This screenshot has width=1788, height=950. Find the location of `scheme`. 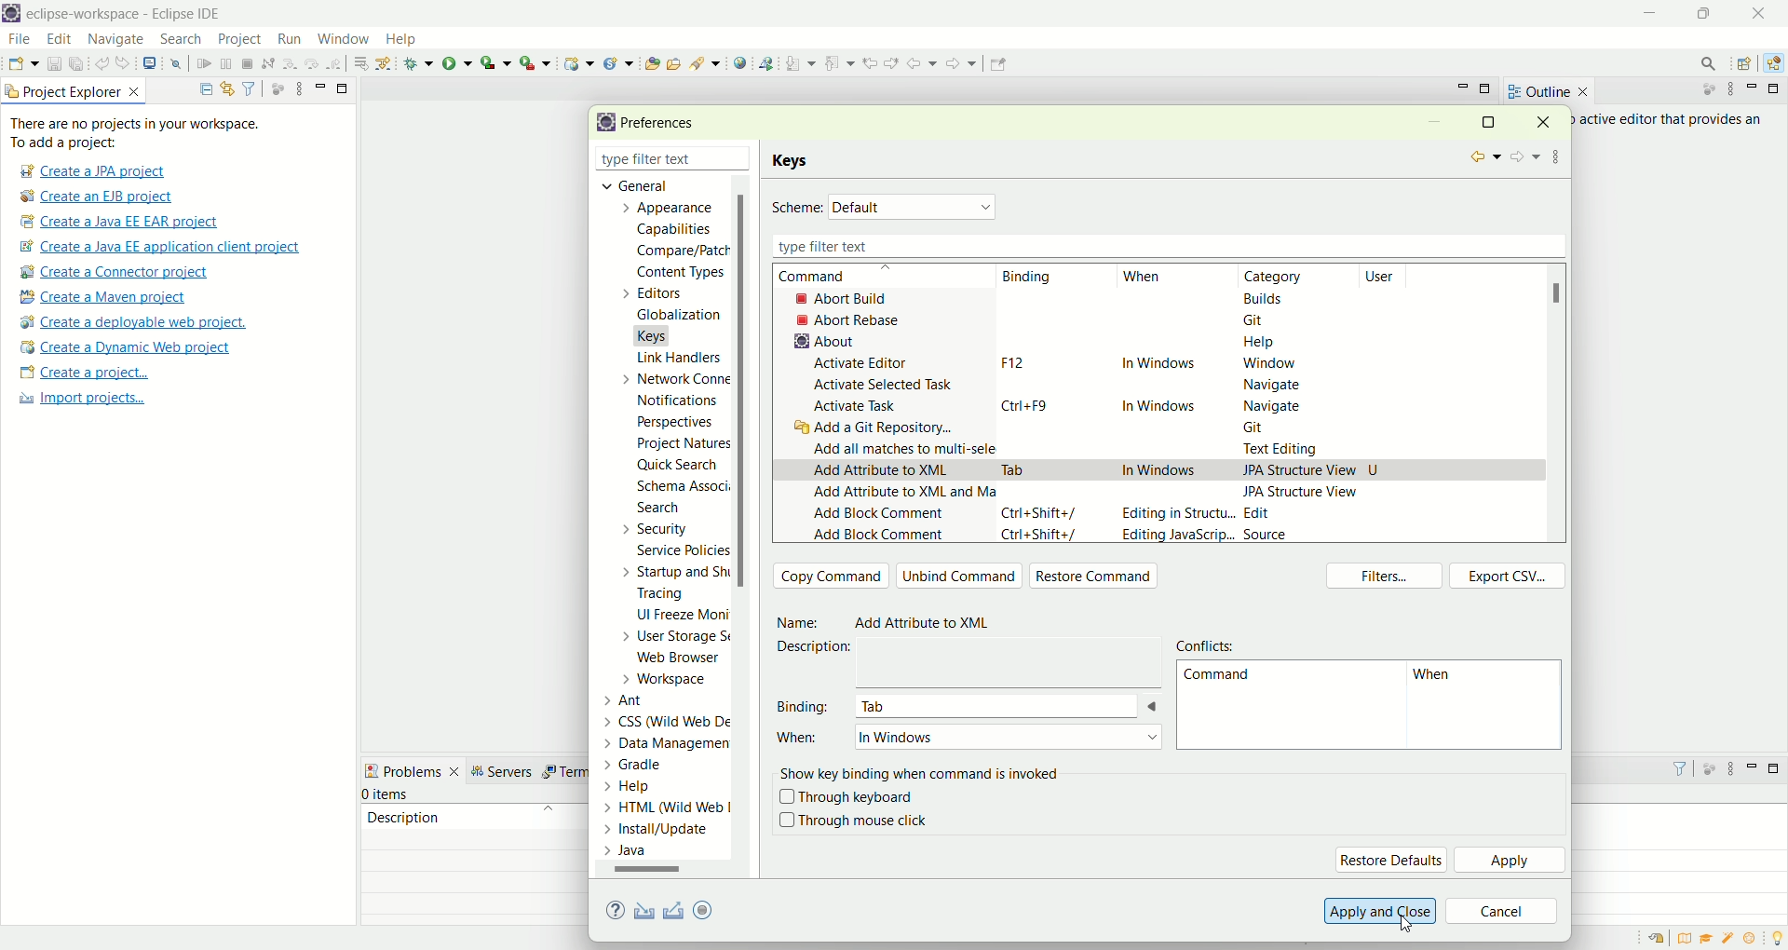

scheme is located at coordinates (797, 209).